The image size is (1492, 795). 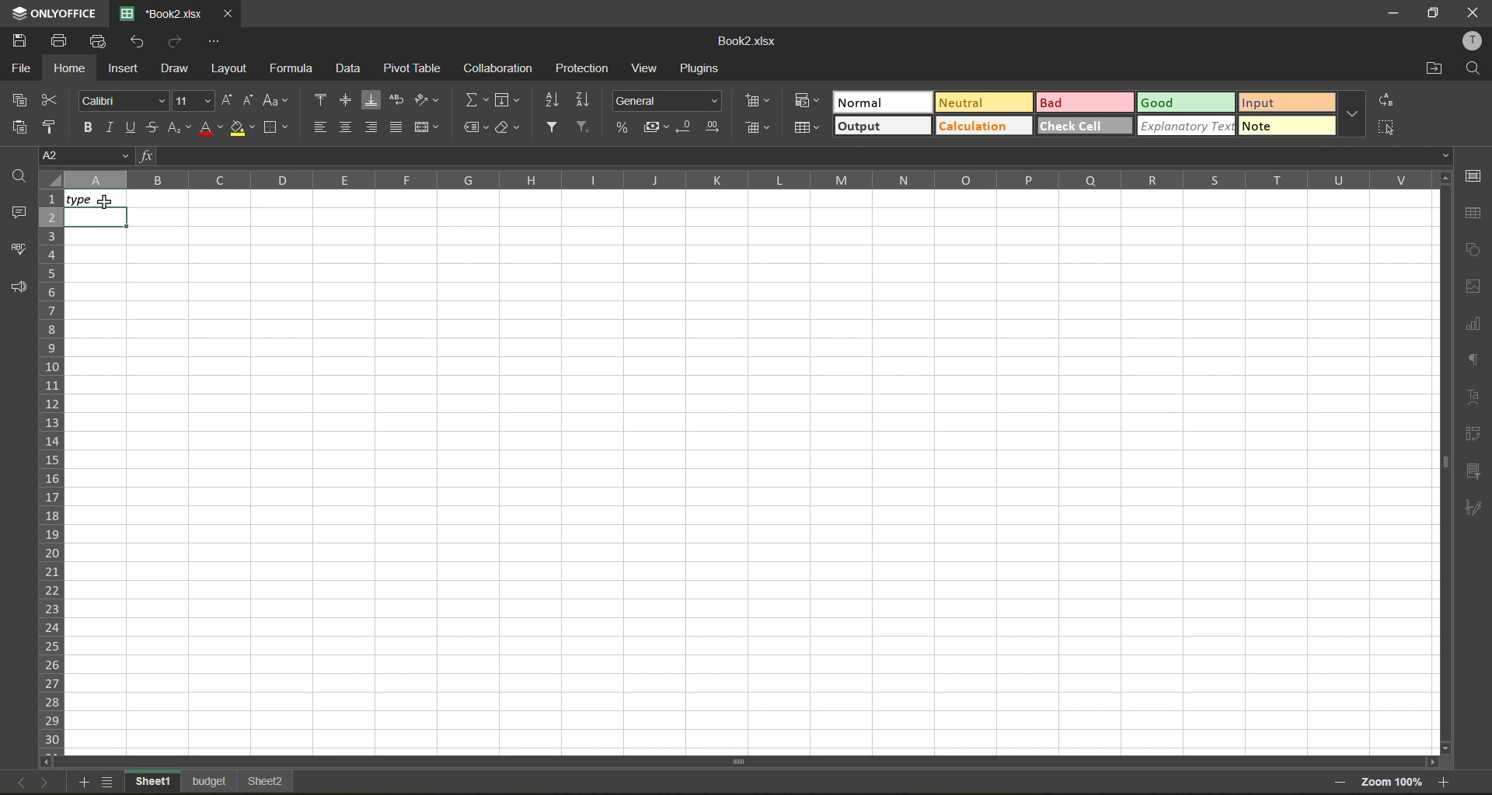 What do you see at coordinates (276, 99) in the screenshot?
I see `change case` at bounding box center [276, 99].